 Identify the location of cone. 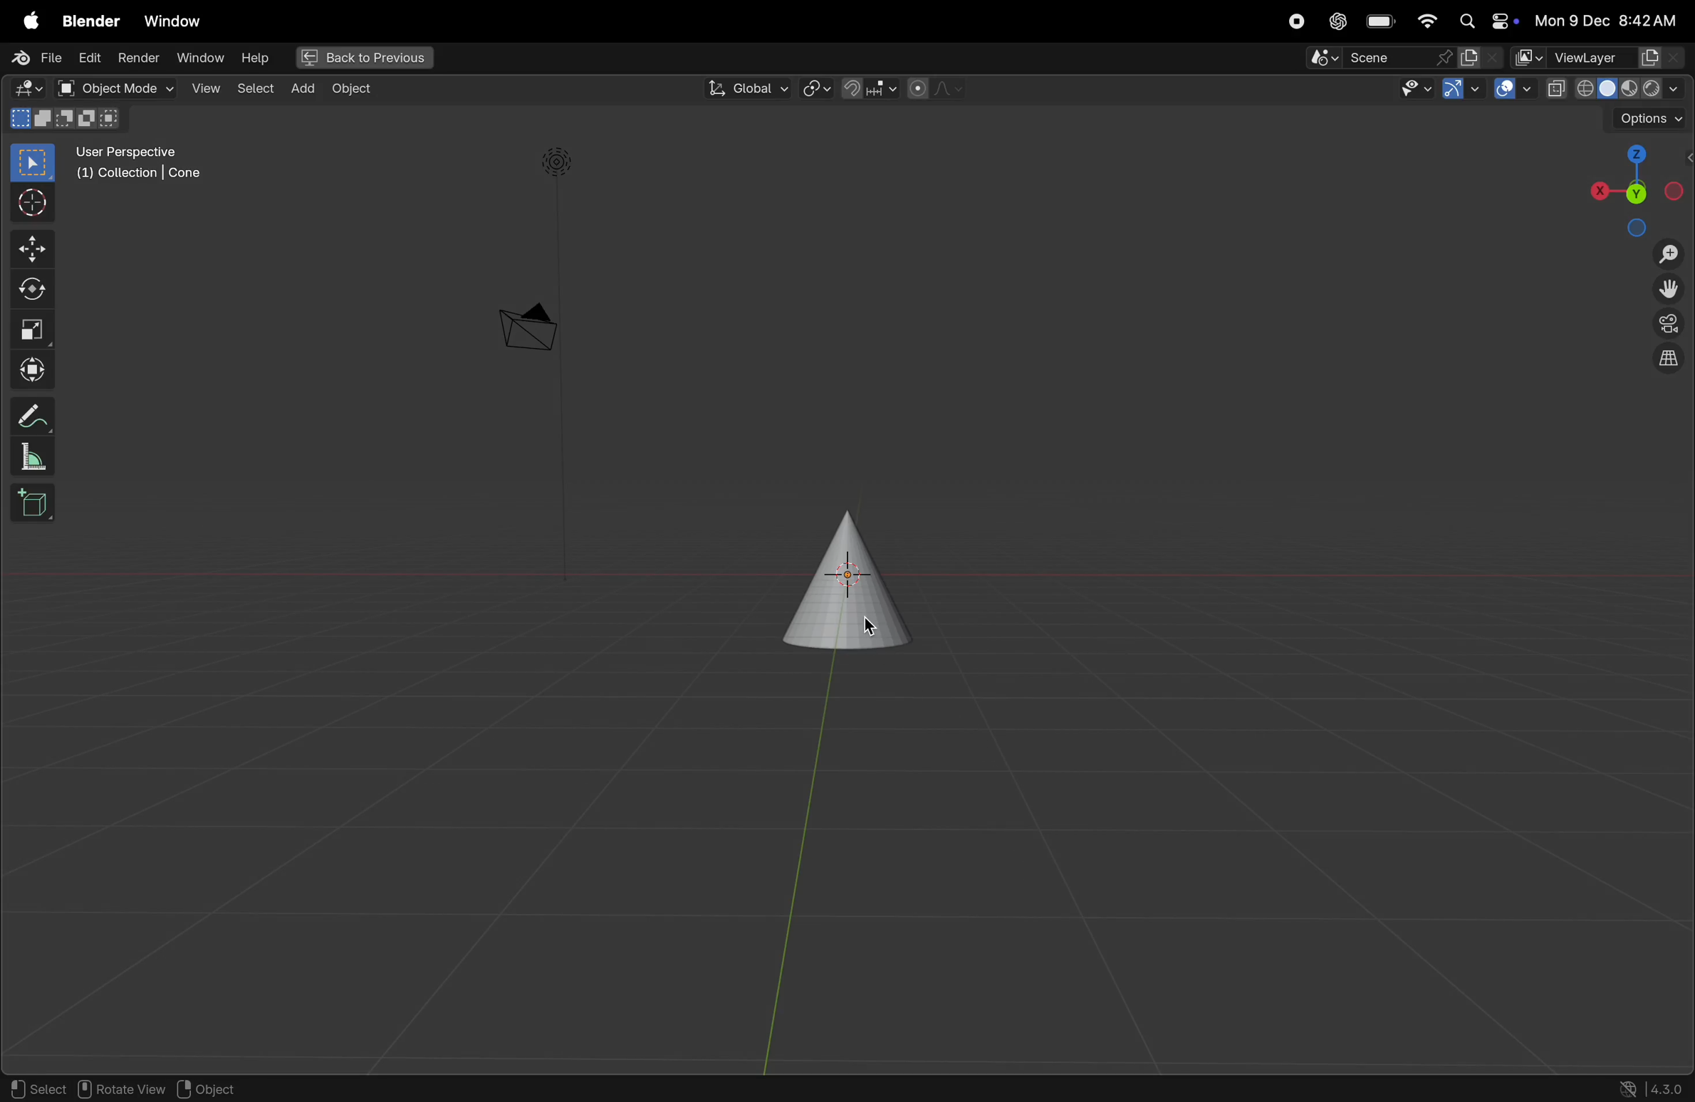
(840, 574).